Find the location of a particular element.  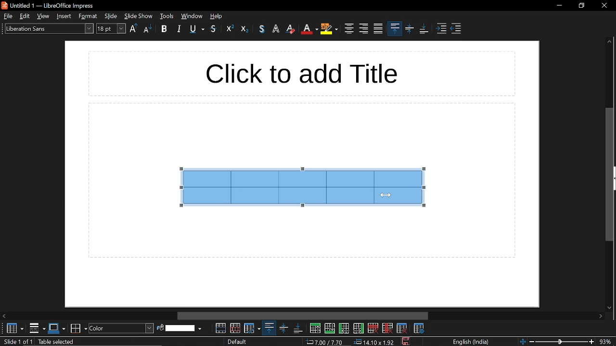

outline is located at coordinates (230, 28).